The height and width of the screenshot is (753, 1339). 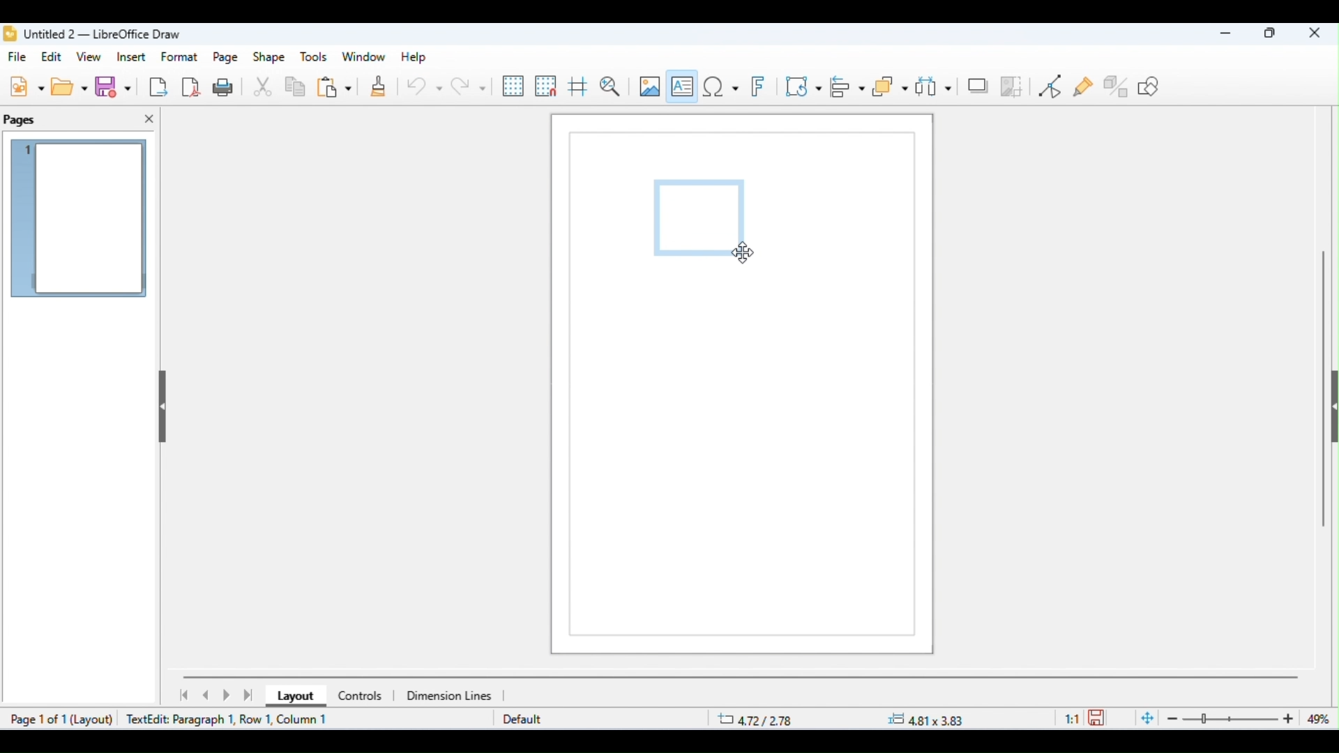 What do you see at coordinates (1053, 86) in the screenshot?
I see `toggle point edit mode` at bounding box center [1053, 86].